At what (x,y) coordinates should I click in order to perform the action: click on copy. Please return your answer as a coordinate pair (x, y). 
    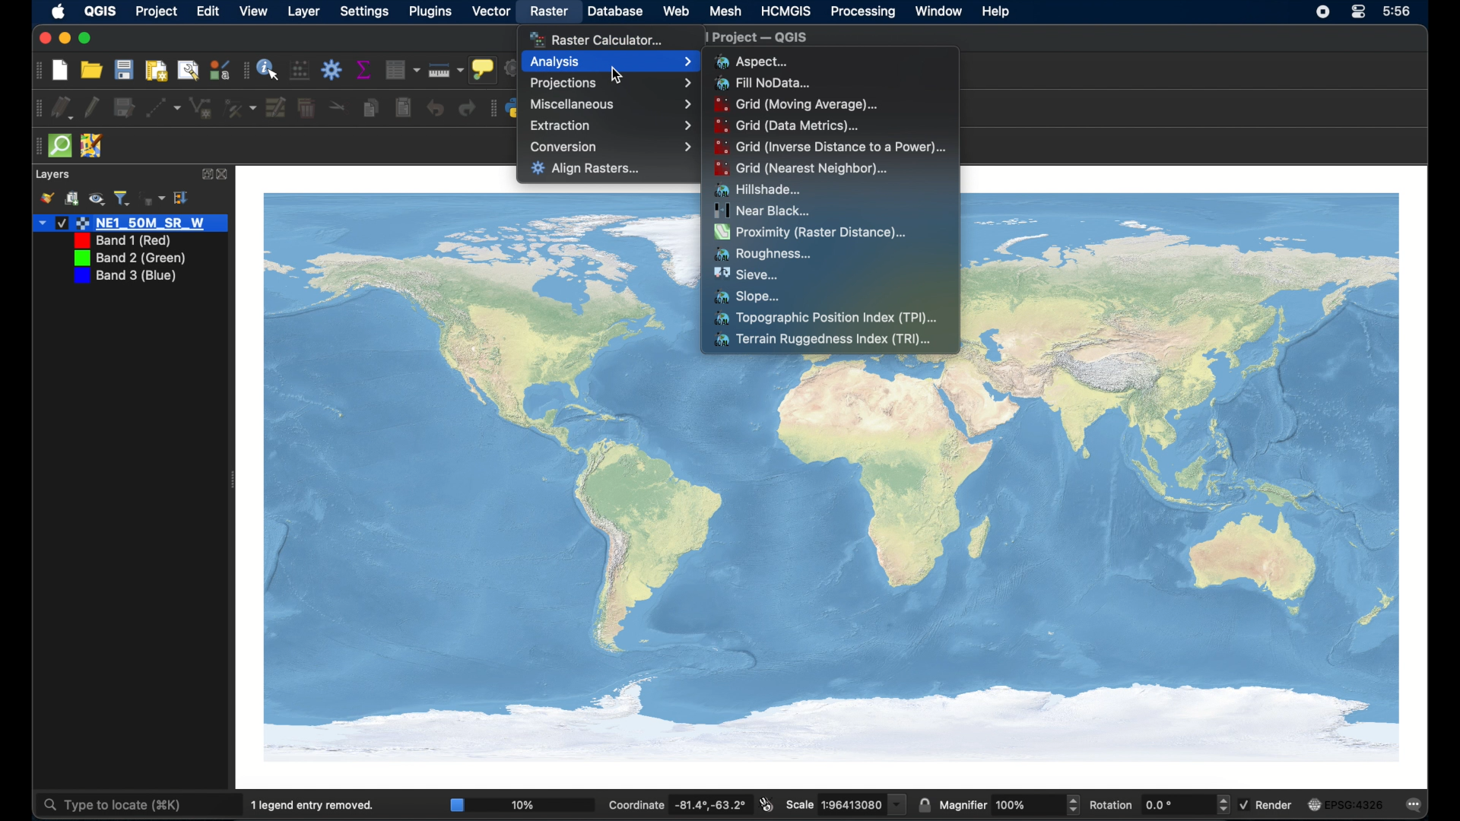
    Looking at the image, I should click on (370, 108).